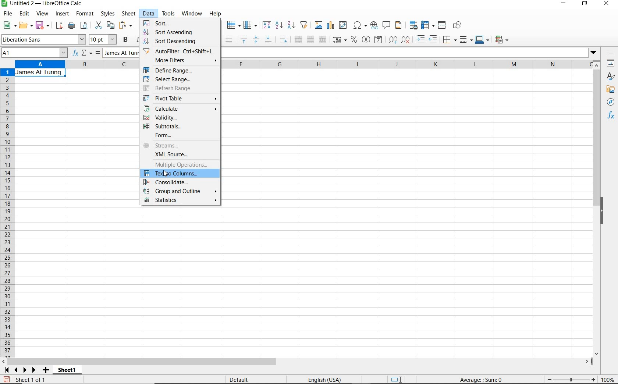 The height and width of the screenshot is (384, 618). I want to click on wrap text, so click(283, 40).